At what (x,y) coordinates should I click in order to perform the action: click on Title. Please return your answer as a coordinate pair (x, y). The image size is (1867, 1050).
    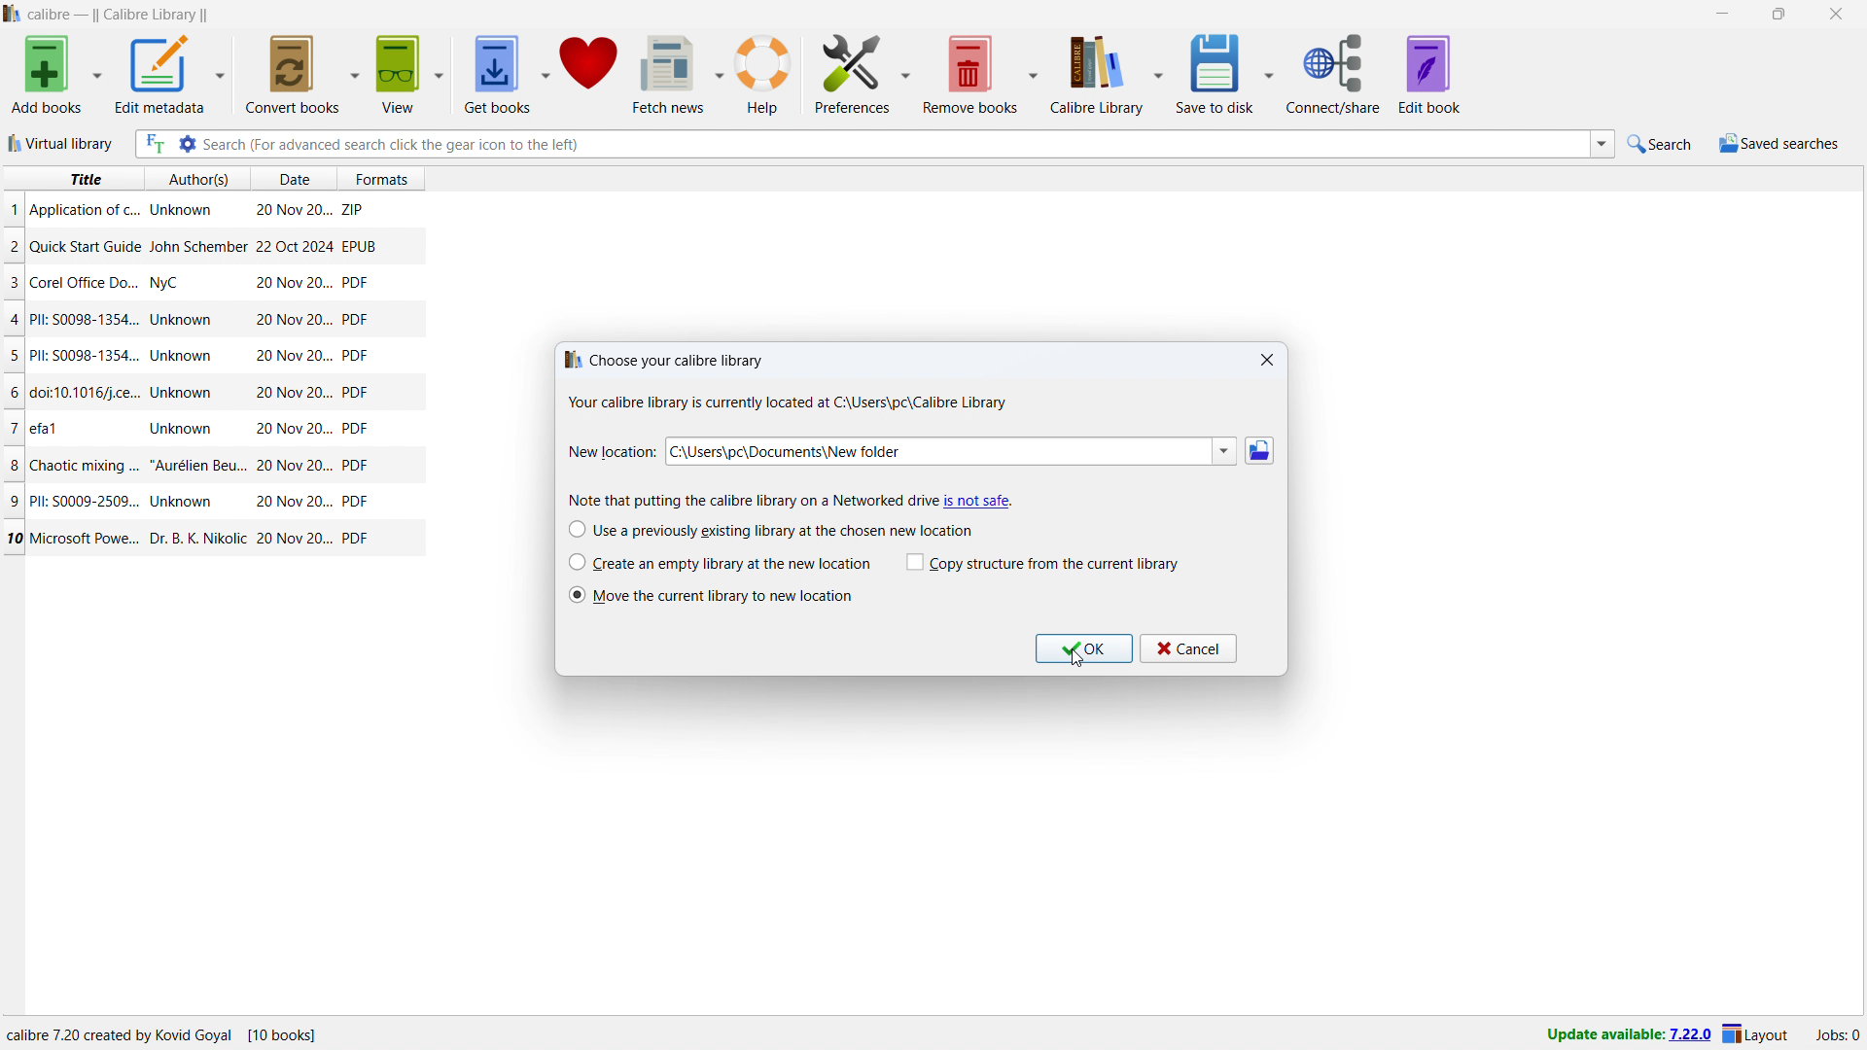
    Looking at the image, I should click on (85, 319).